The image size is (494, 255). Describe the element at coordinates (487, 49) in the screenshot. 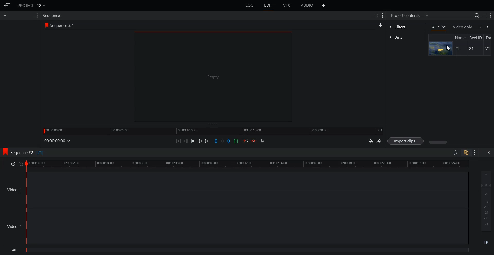

I see `V1` at that location.